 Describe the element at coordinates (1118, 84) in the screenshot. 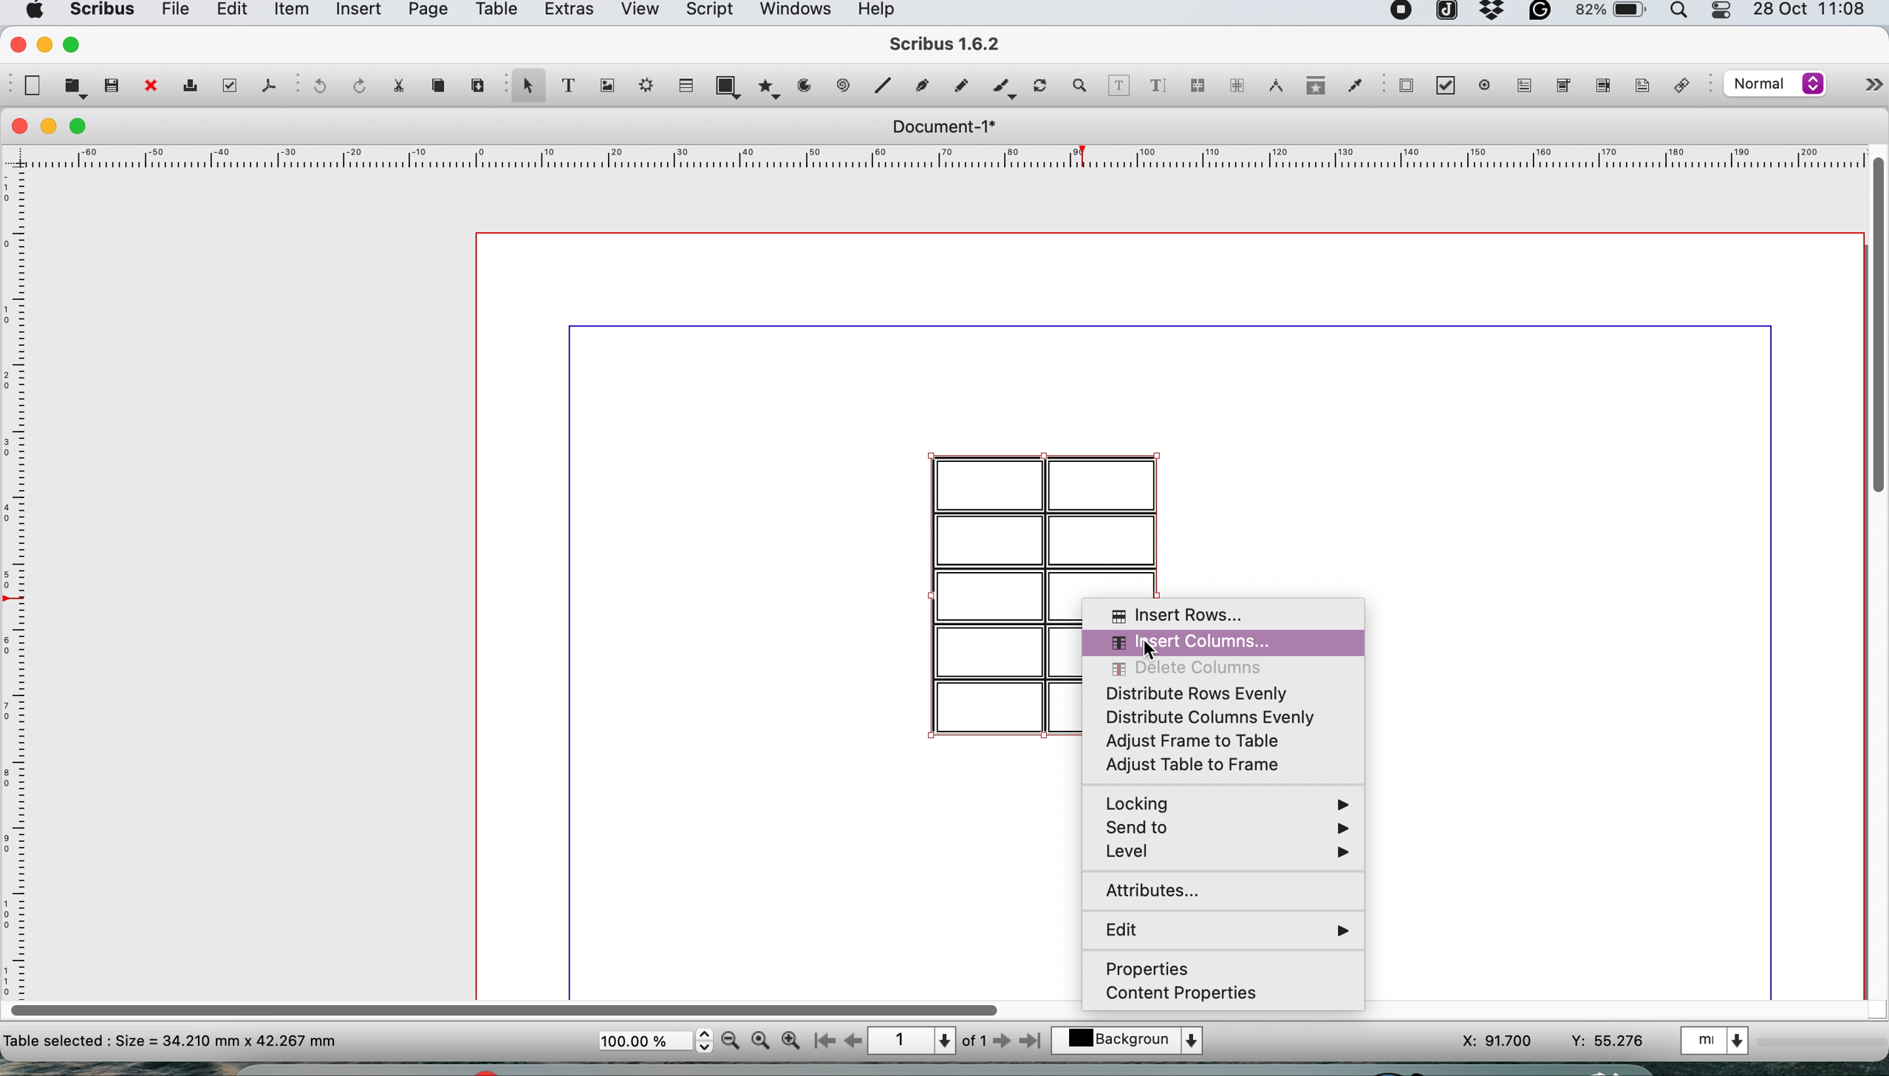

I see `edit contents of frame` at that location.